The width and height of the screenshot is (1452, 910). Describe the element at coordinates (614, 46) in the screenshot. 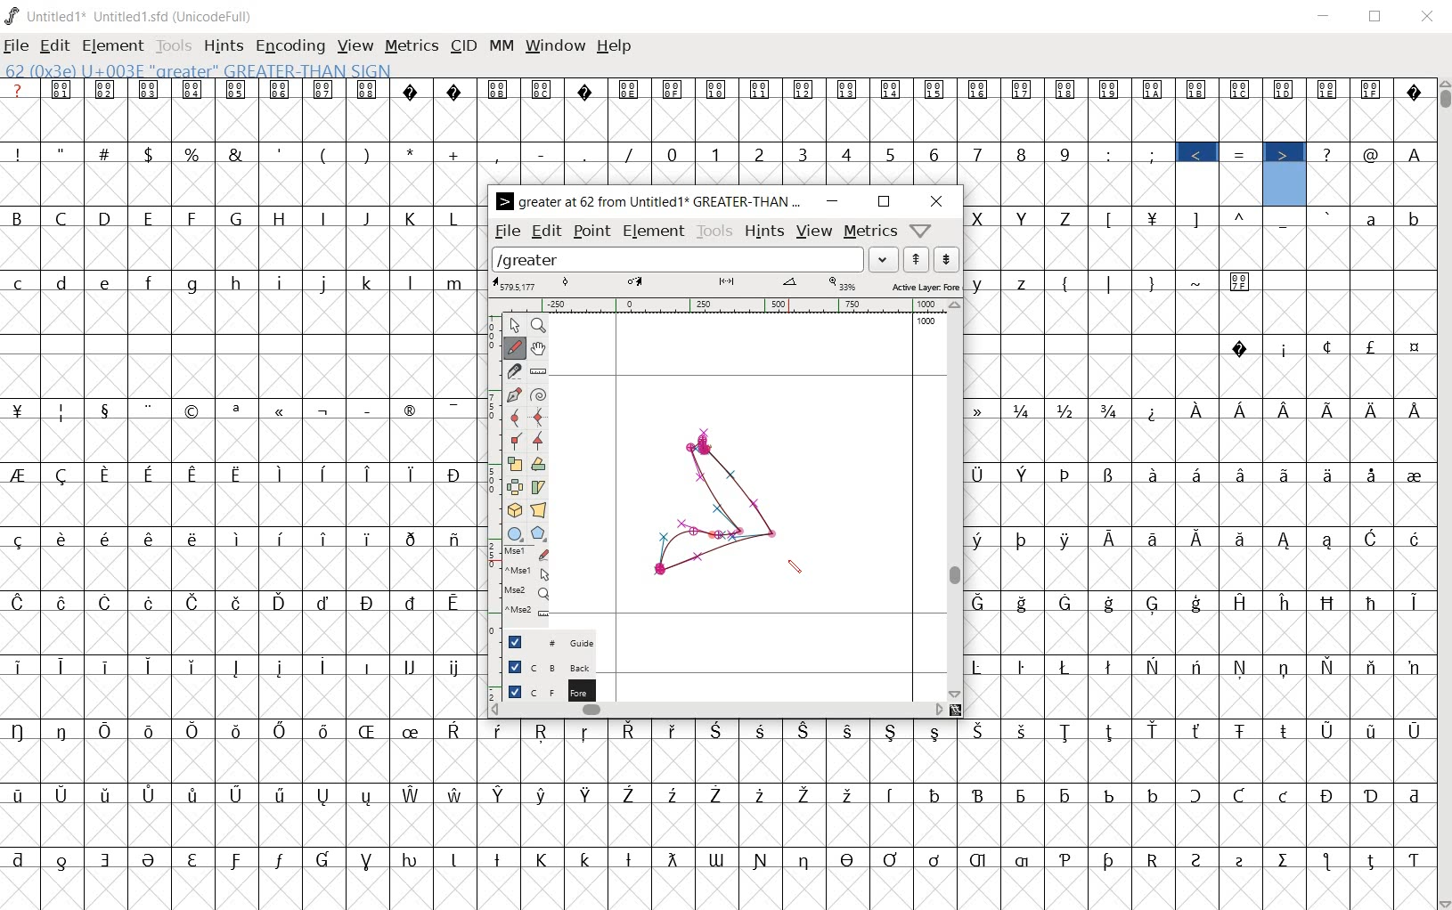

I see `help` at that location.